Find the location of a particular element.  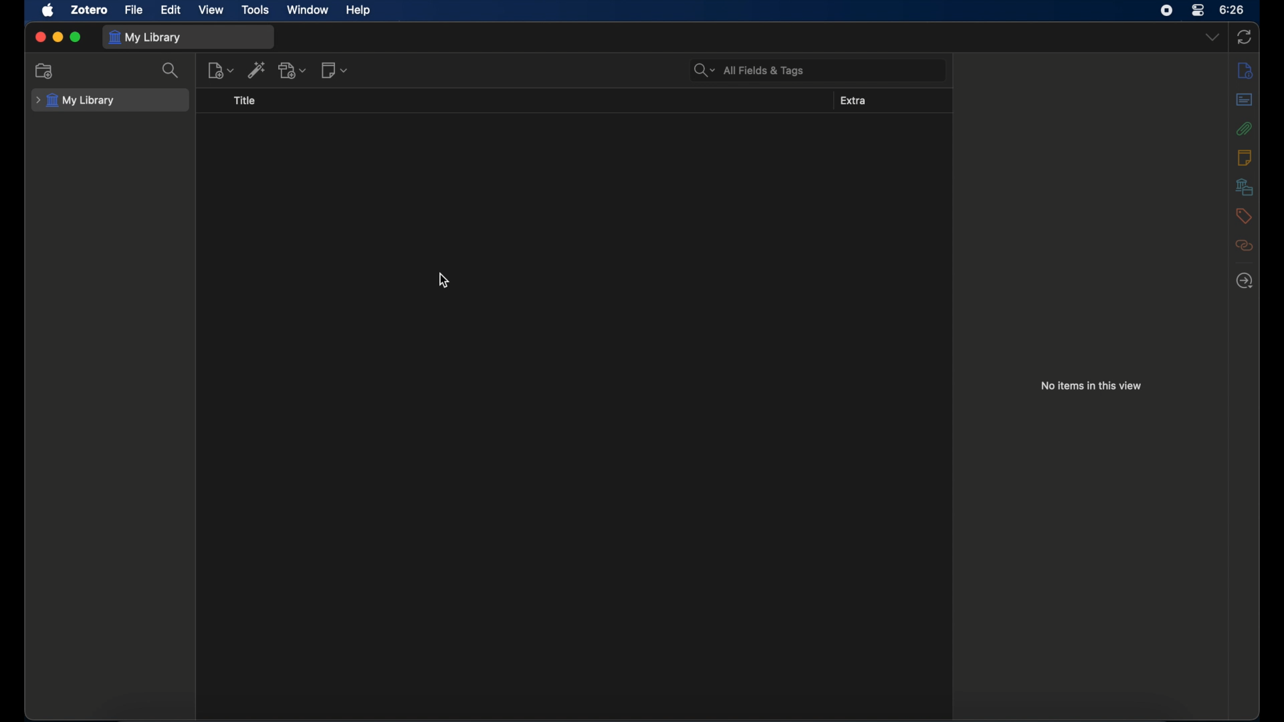

new items is located at coordinates (220, 70).